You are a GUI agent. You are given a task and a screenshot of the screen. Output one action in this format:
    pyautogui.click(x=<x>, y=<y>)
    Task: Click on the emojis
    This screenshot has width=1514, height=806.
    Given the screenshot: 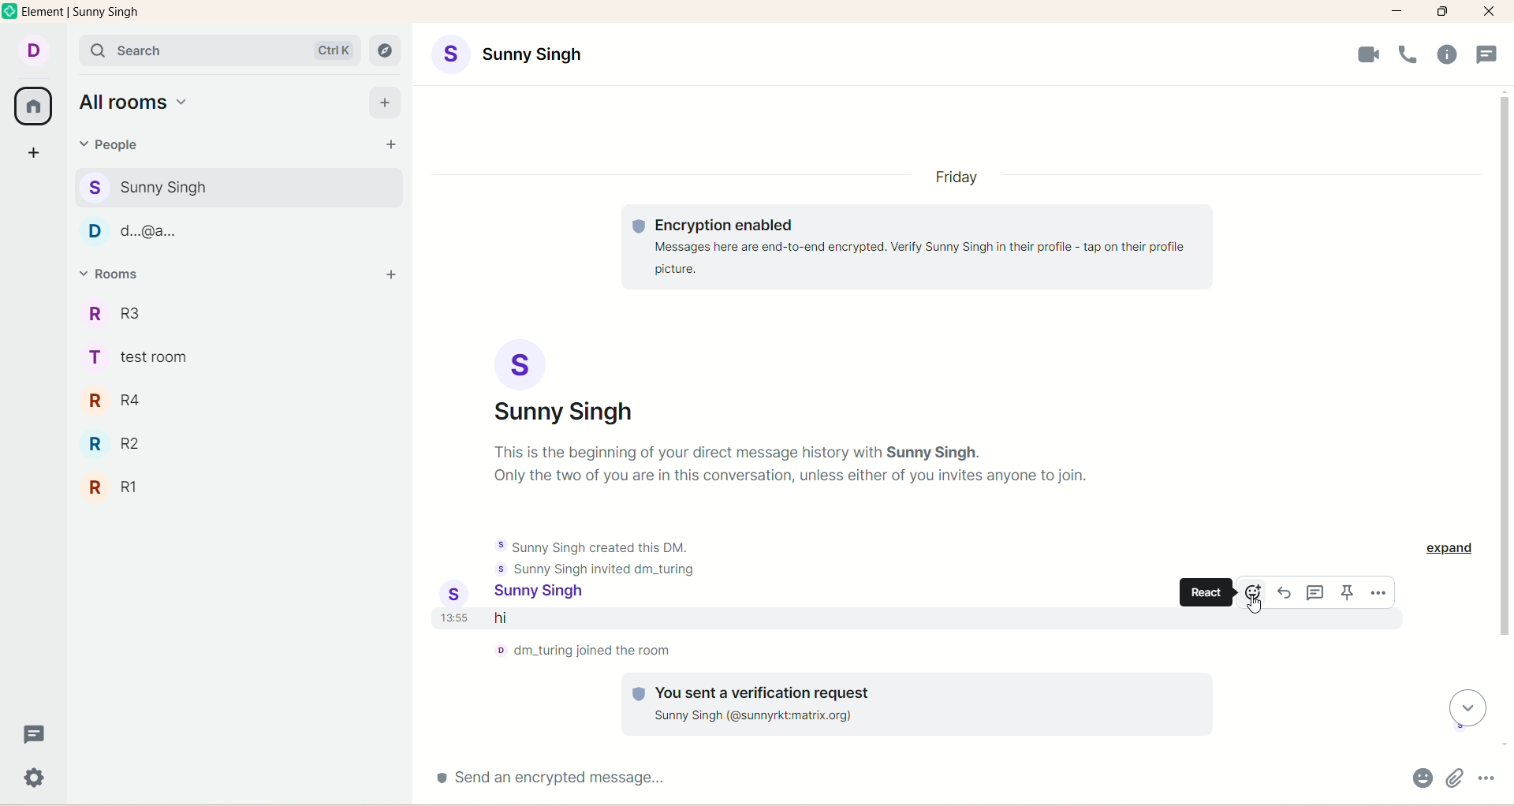 What is the action you would take?
    pyautogui.click(x=1253, y=592)
    